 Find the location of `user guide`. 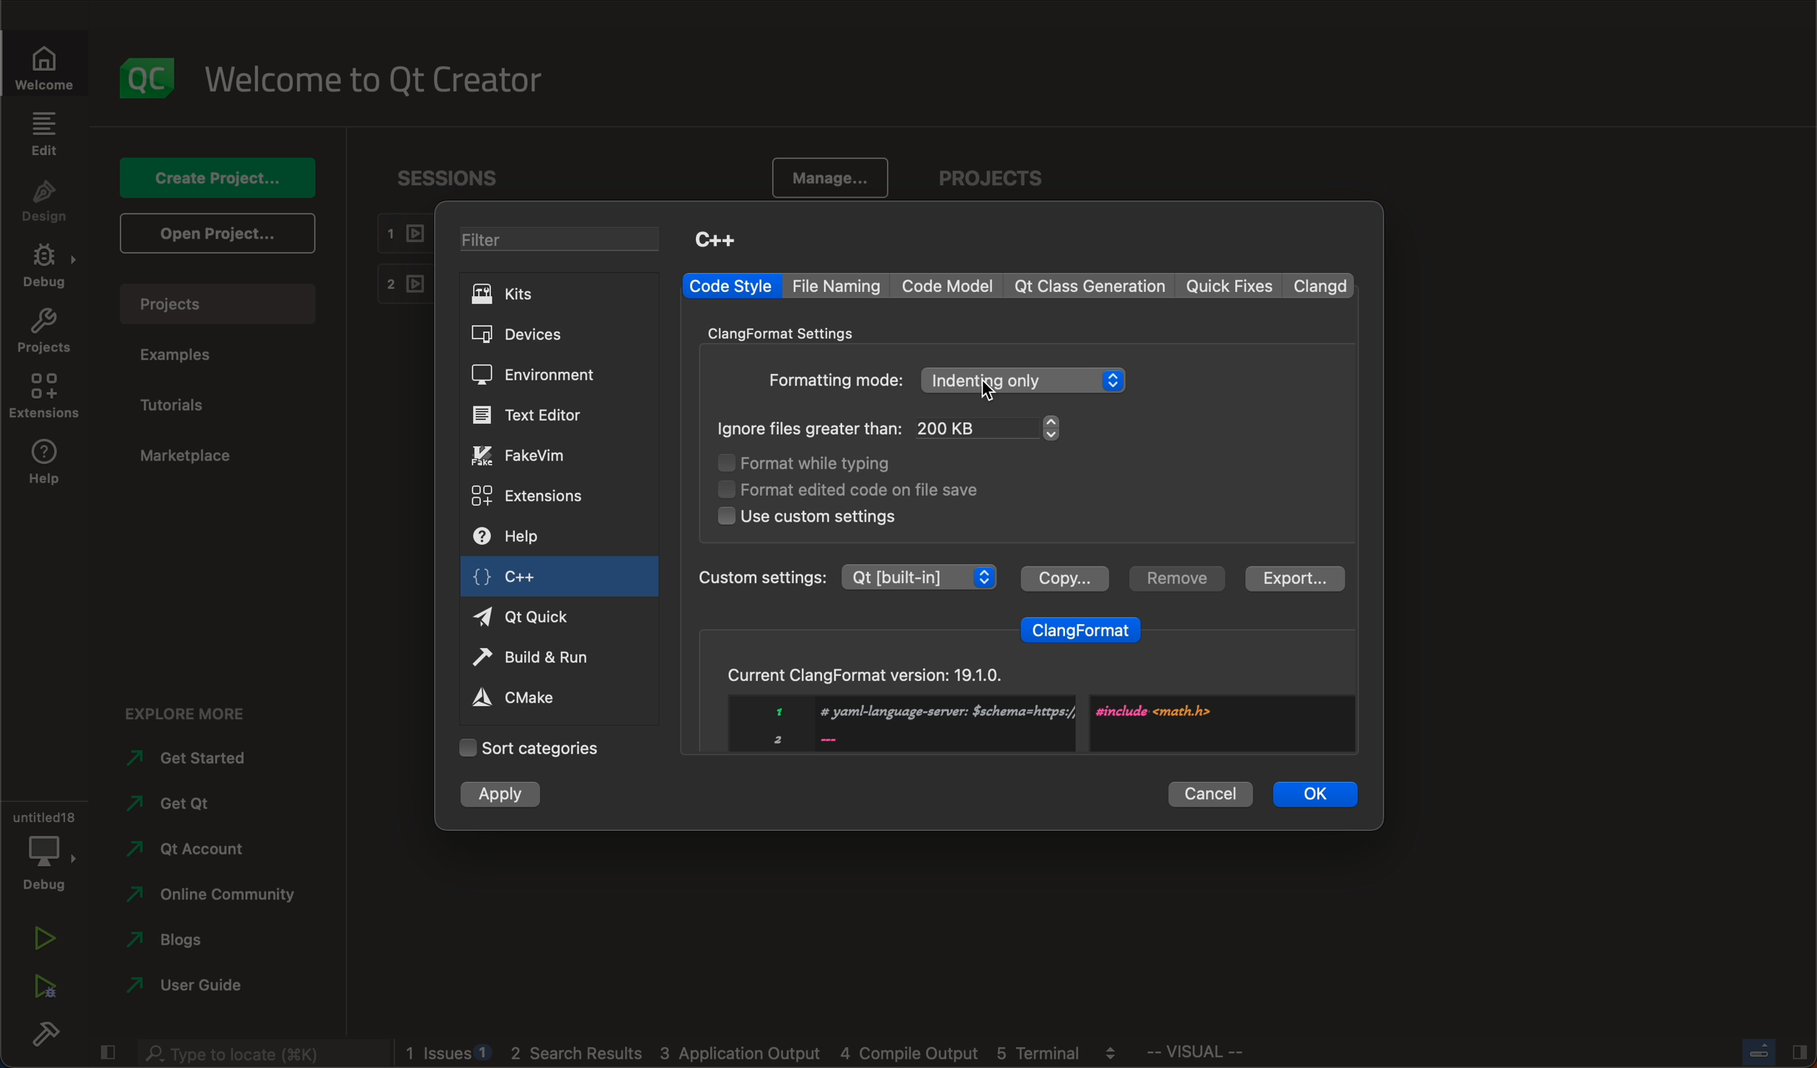

user guide is located at coordinates (189, 988).